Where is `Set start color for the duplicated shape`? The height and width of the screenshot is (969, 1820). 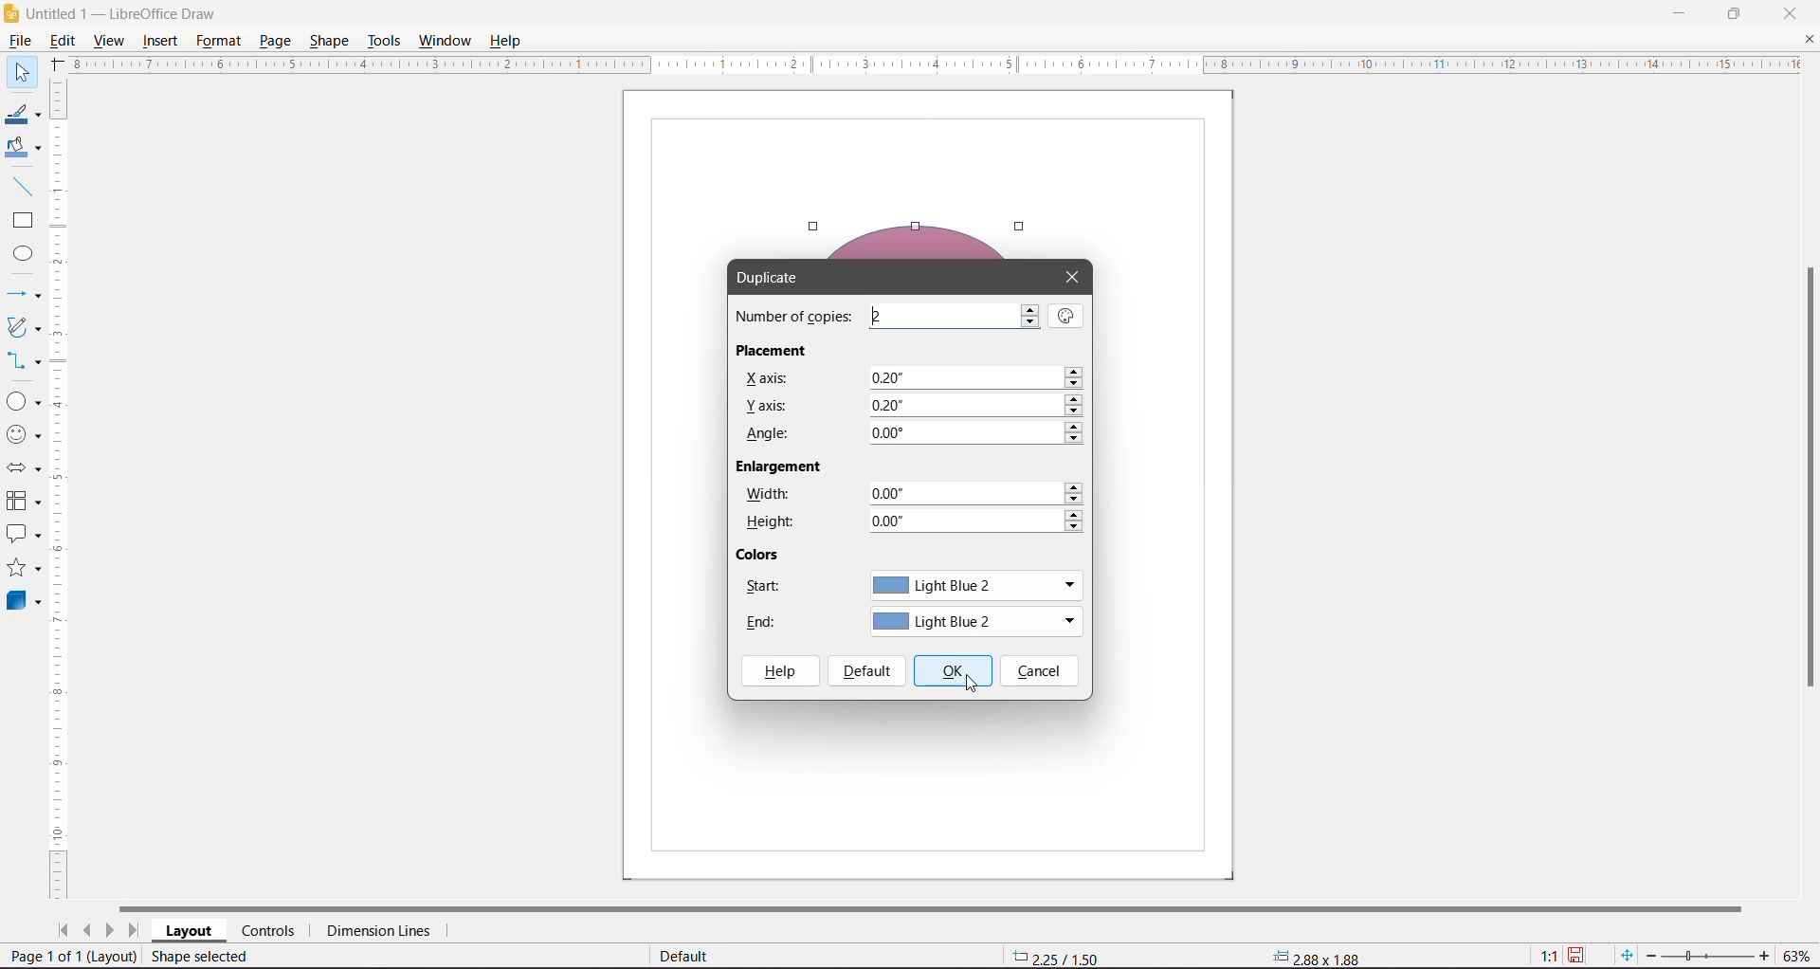
Set start color for the duplicated shape is located at coordinates (977, 586).